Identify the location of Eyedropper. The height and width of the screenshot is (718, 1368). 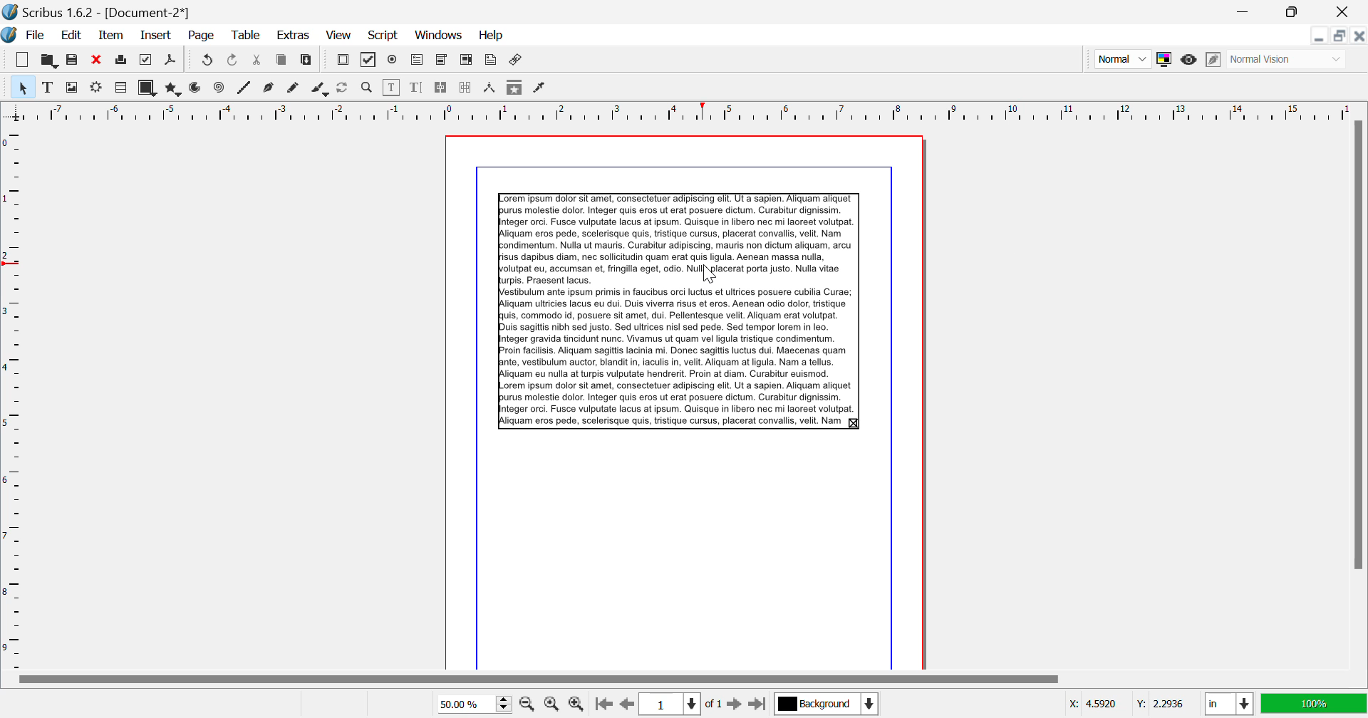
(540, 89).